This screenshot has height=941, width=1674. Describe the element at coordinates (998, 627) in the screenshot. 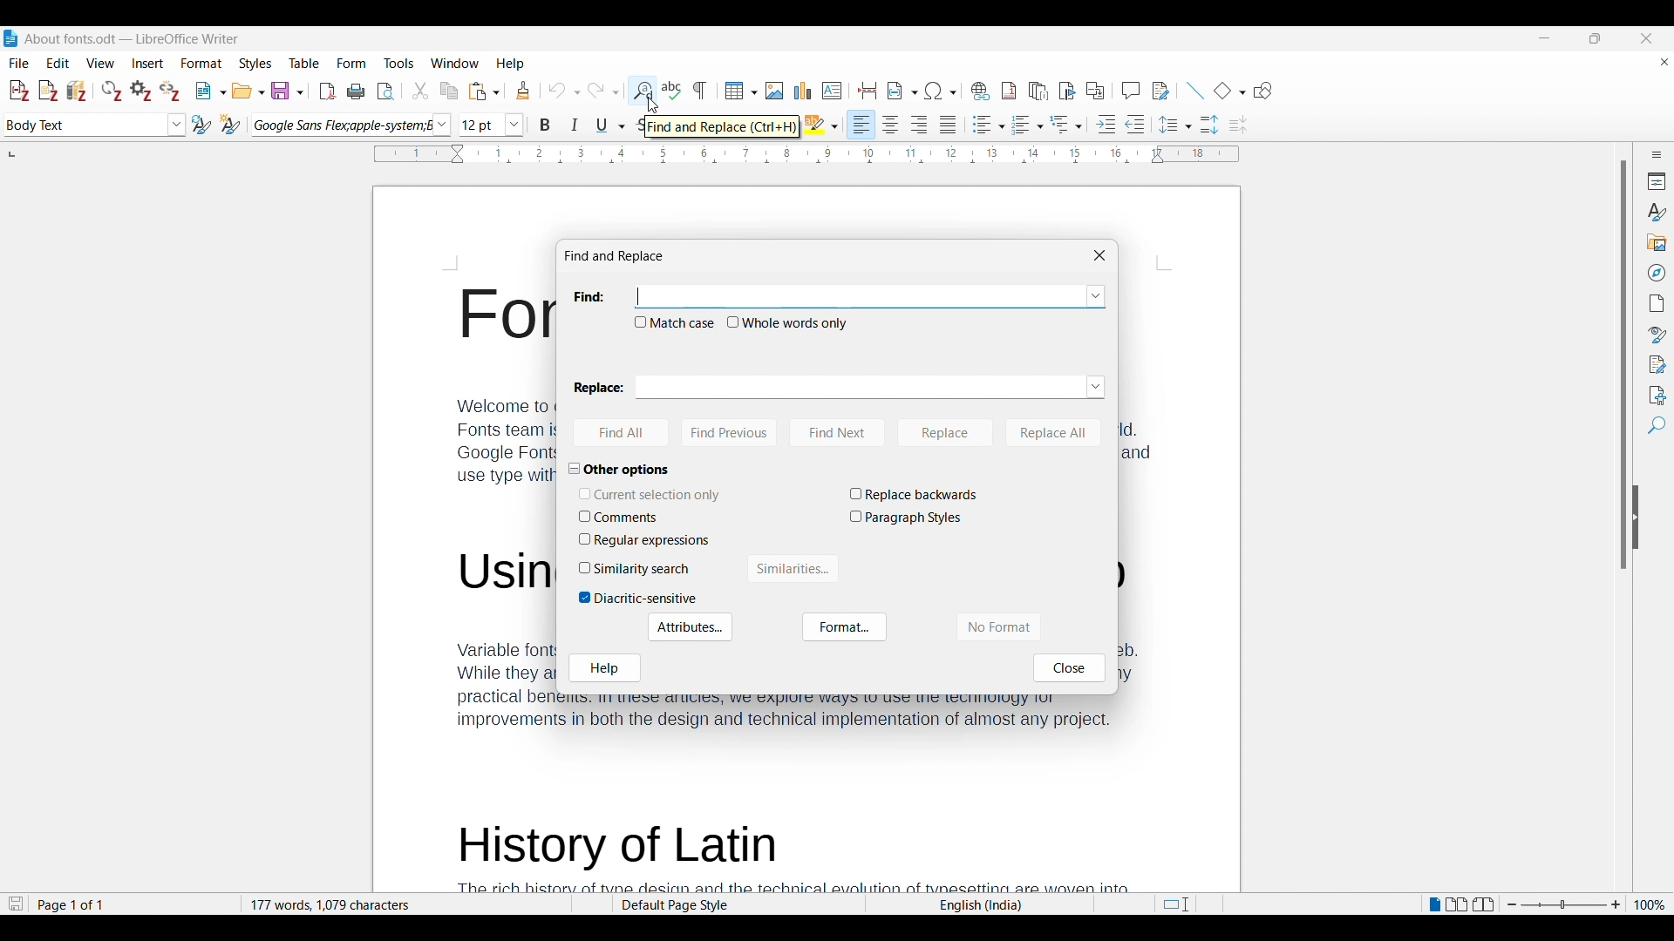

I see `No format` at that location.